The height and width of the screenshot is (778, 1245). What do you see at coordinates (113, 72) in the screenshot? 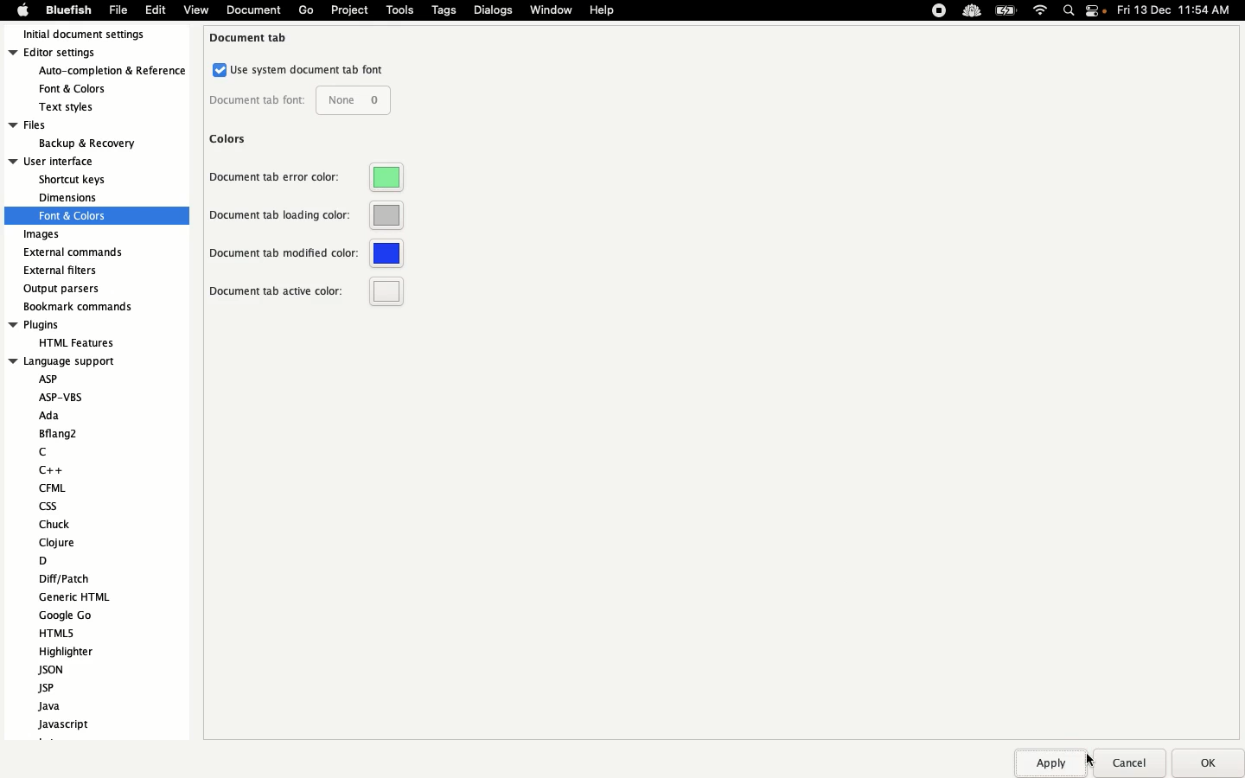
I see `auto-completion & refrences` at bounding box center [113, 72].